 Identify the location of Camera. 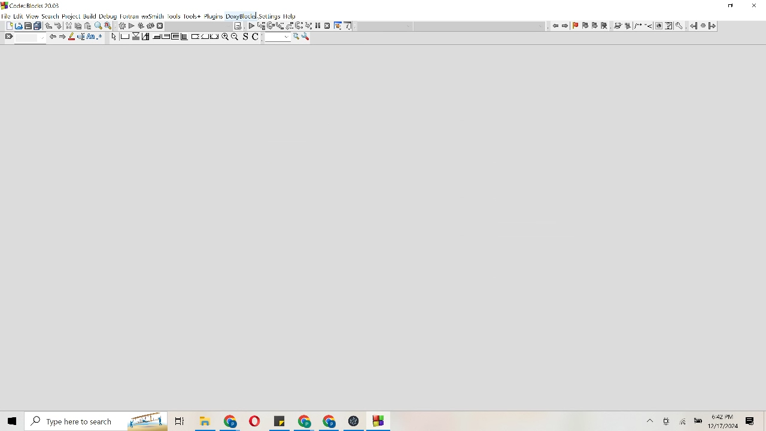
(668, 421).